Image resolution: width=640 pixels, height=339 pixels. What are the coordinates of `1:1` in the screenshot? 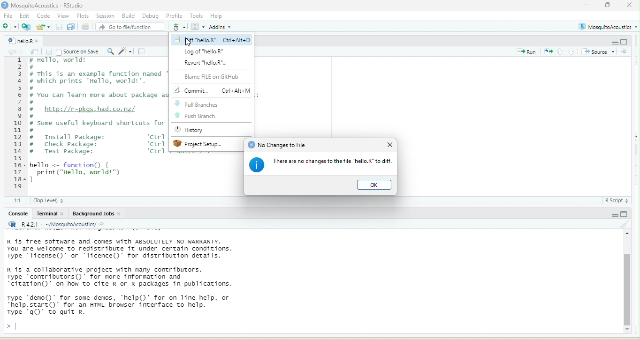 It's located at (19, 201).